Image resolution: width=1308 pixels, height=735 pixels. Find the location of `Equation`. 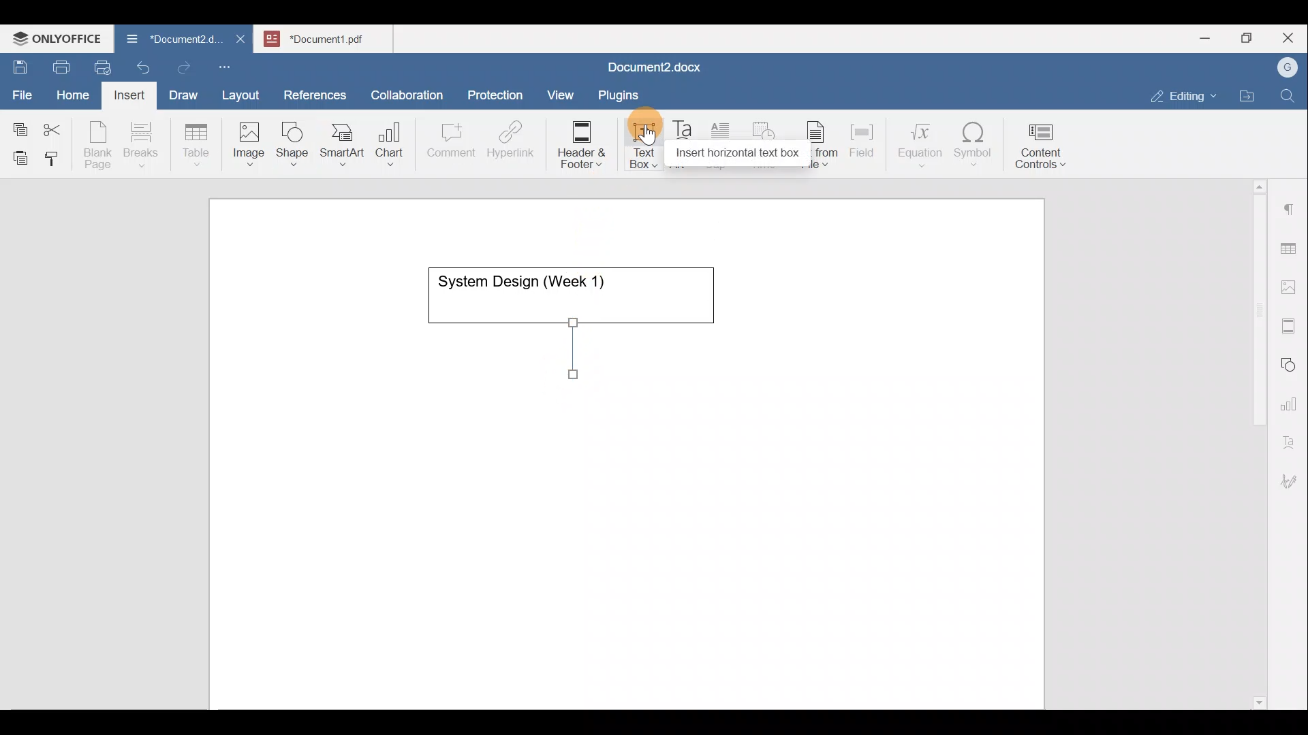

Equation is located at coordinates (923, 144).